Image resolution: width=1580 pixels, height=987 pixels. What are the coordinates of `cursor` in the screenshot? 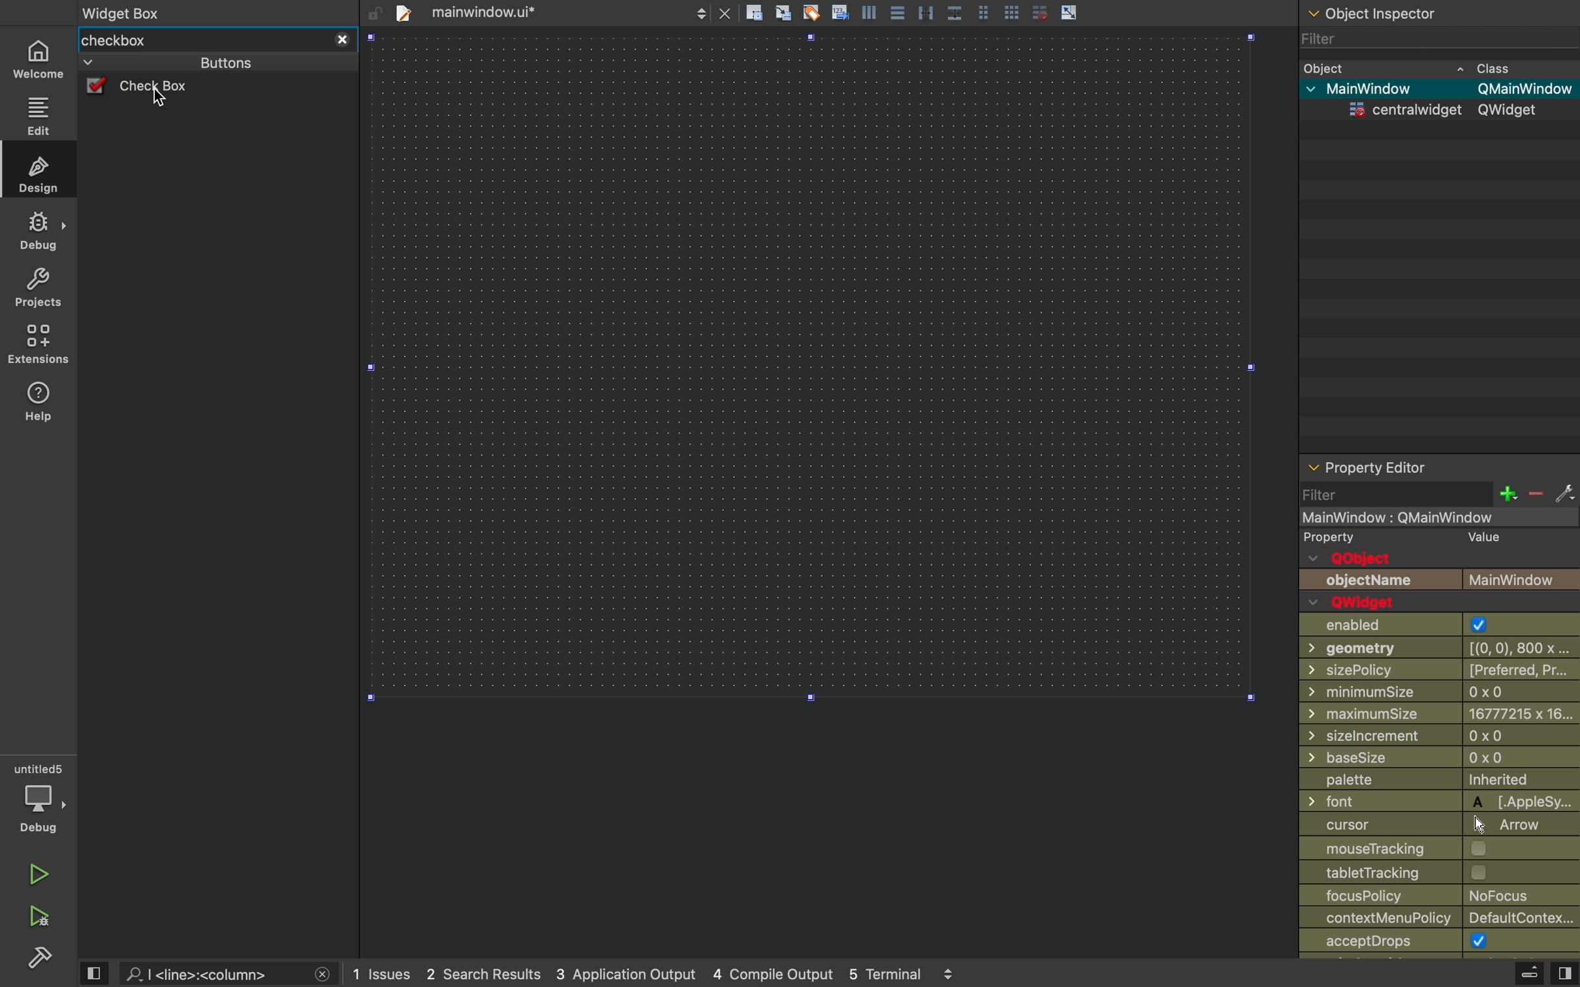 It's located at (161, 99).